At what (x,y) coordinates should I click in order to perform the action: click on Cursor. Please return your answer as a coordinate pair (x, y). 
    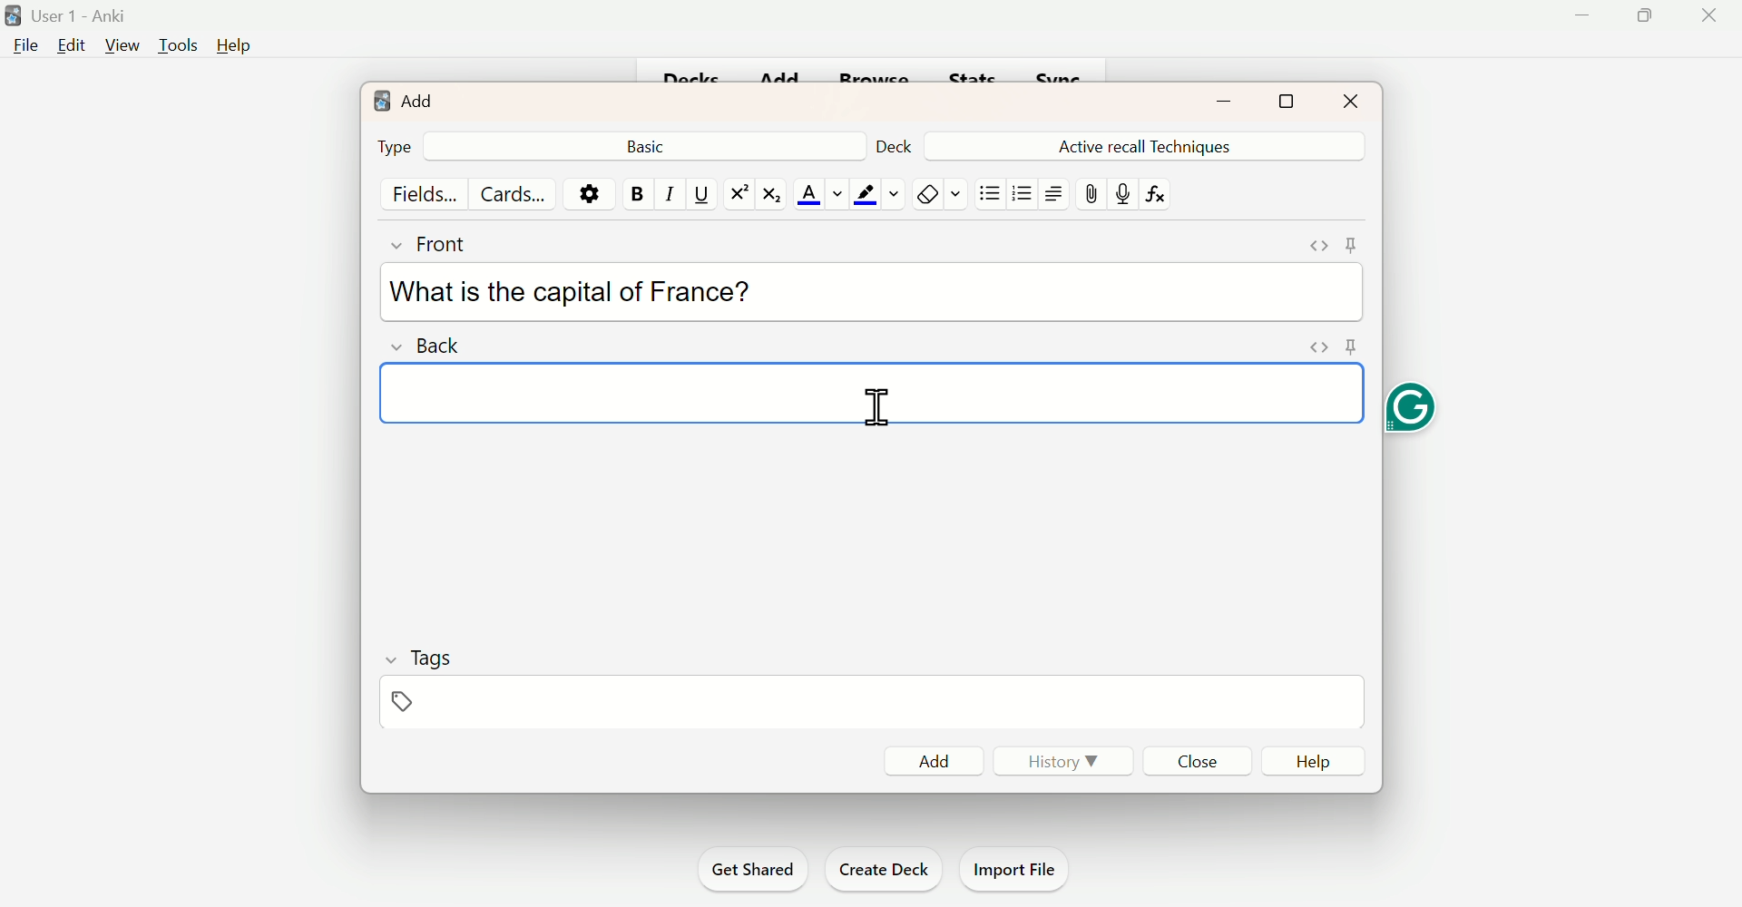
    Looking at the image, I should click on (888, 405).